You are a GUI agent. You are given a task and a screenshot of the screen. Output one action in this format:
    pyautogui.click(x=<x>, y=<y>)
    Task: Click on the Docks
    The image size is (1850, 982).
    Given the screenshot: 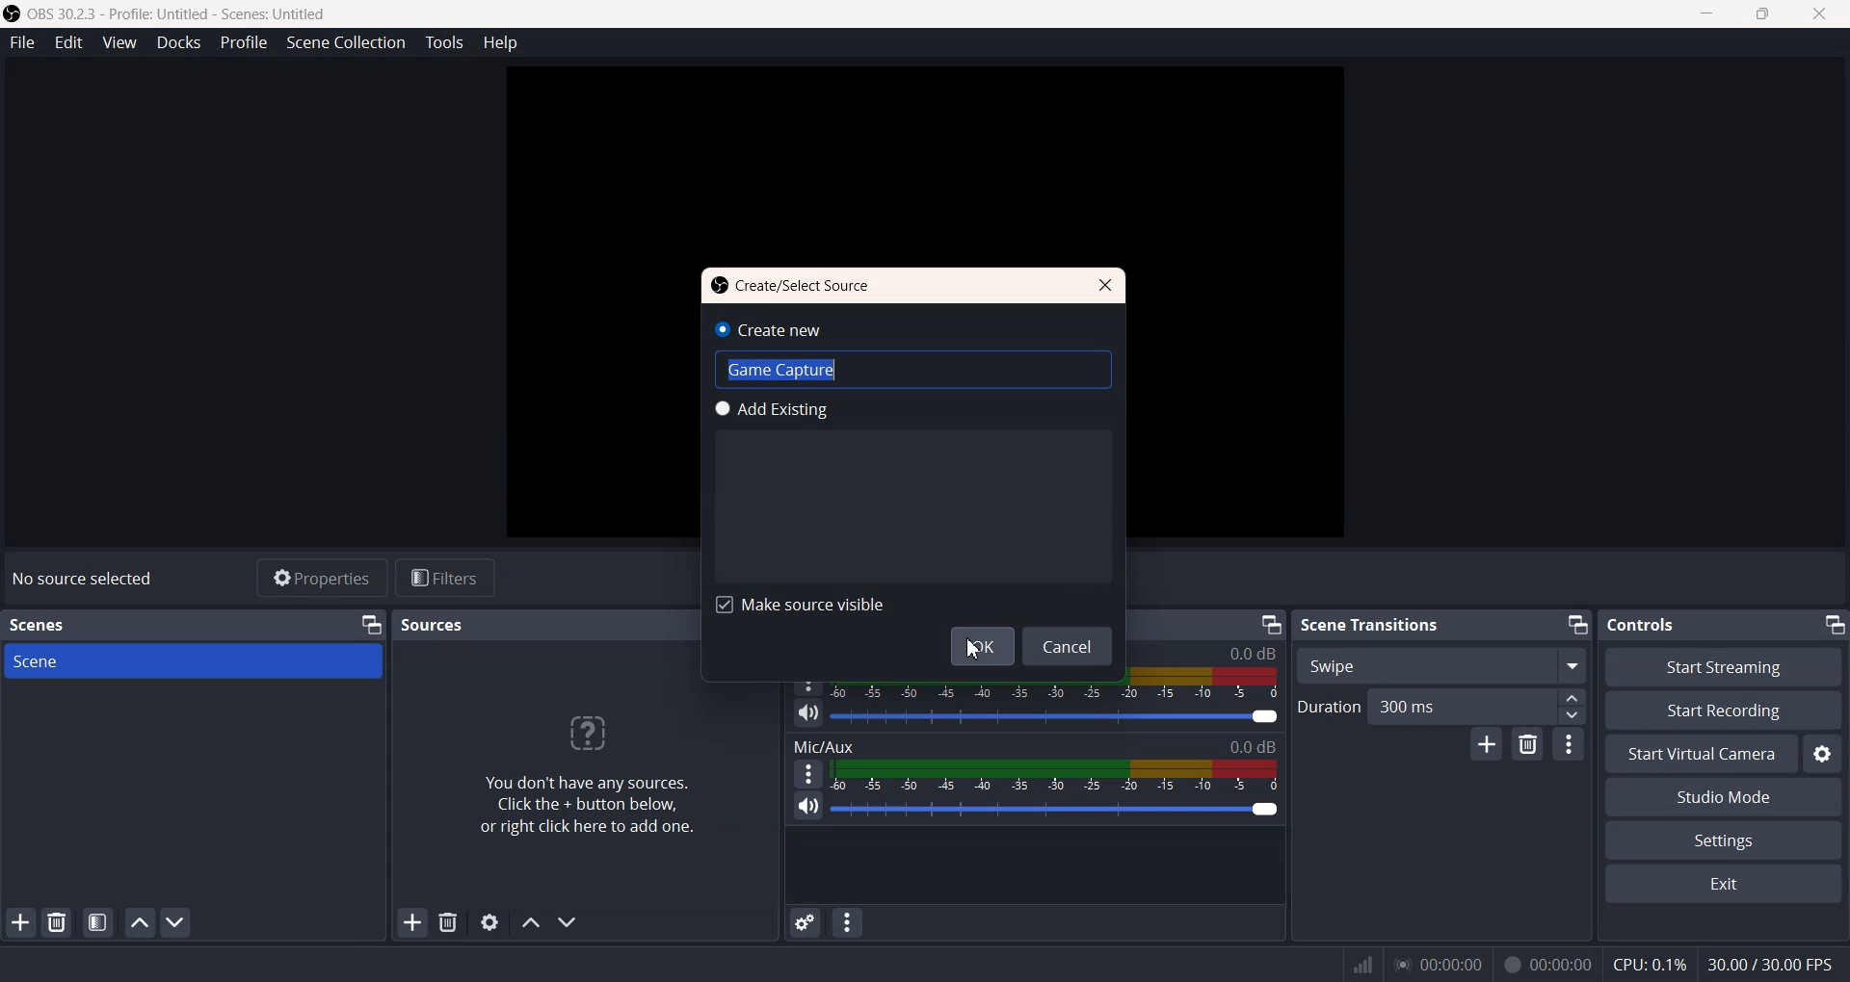 What is the action you would take?
    pyautogui.click(x=176, y=42)
    